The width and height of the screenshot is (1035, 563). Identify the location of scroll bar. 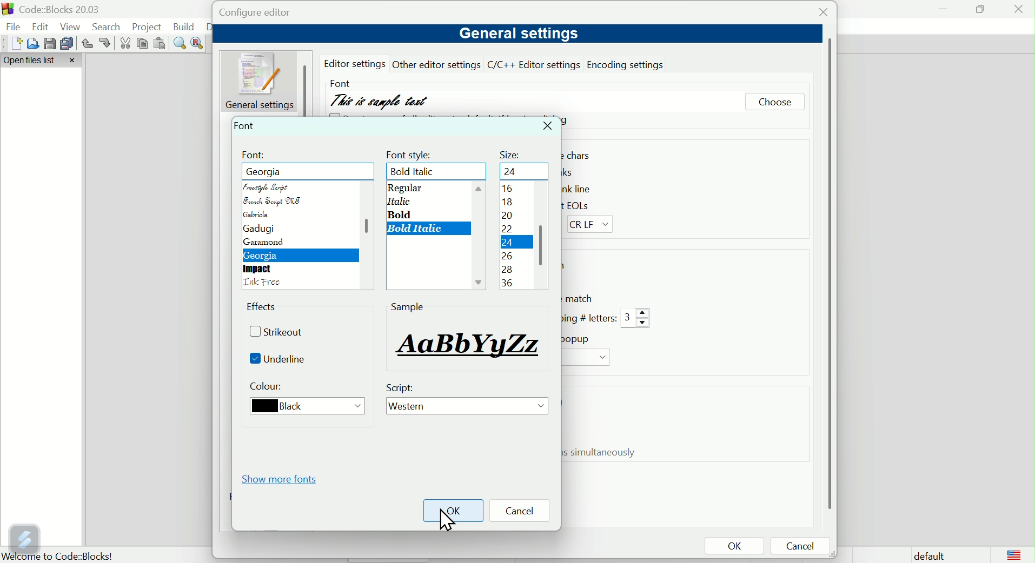
(543, 239).